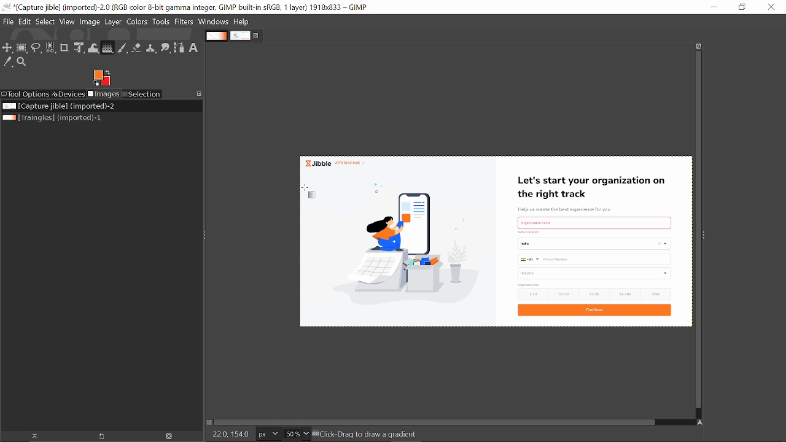  I want to click on Eraser tool, so click(136, 48).